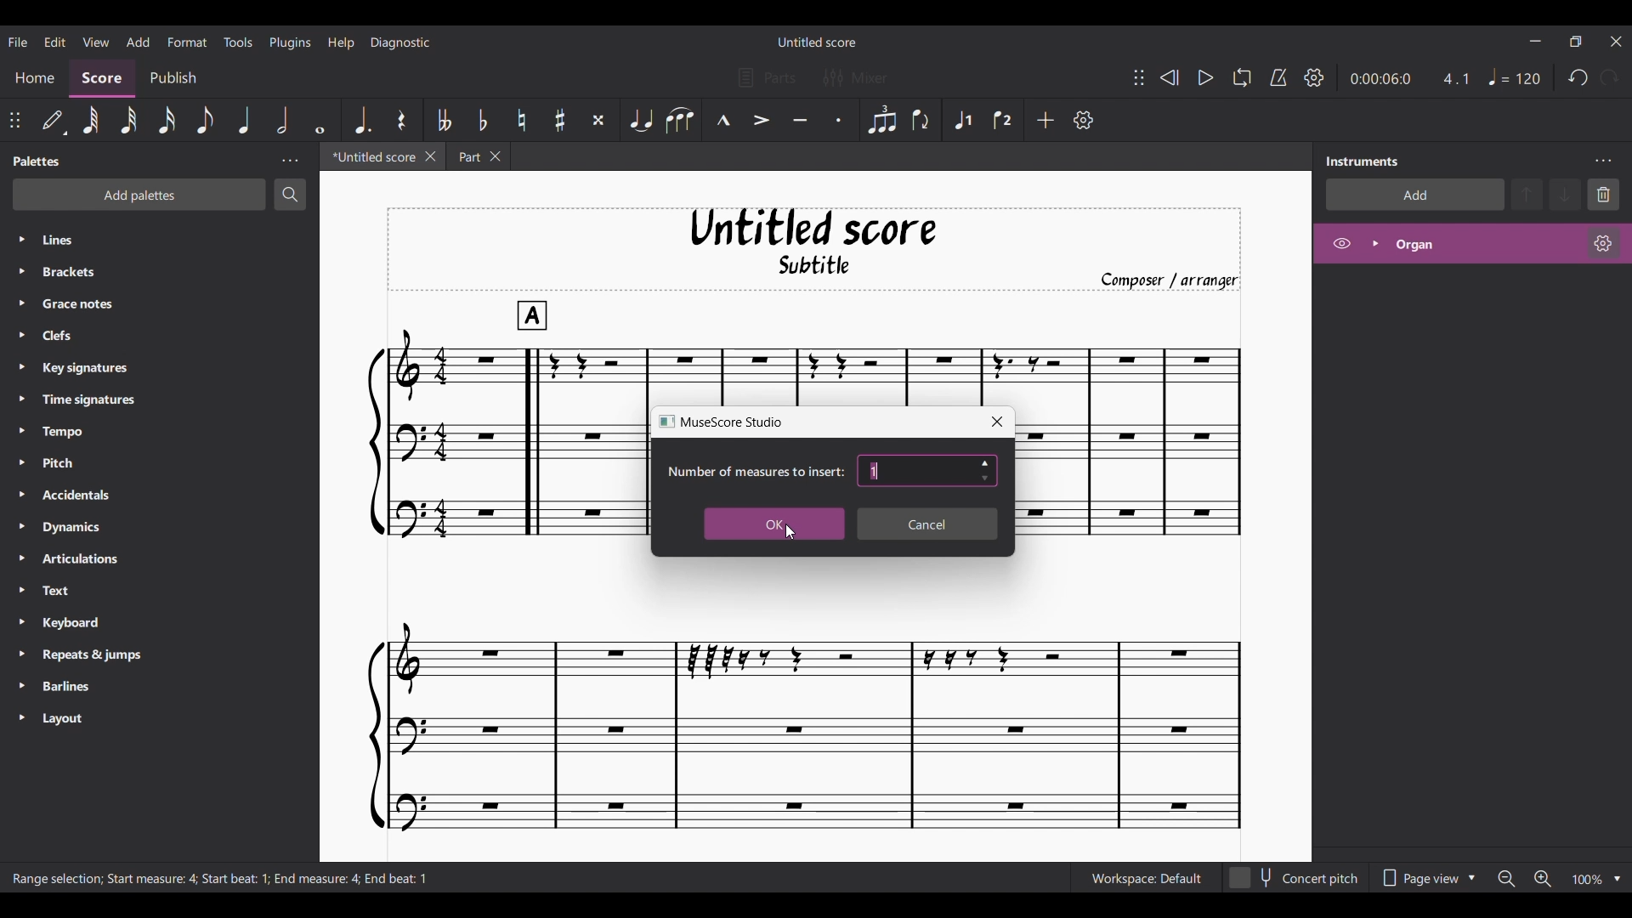 This screenshot has height=918, width=1632. I want to click on Score section, current selection, highlighted, so click(102, 77).